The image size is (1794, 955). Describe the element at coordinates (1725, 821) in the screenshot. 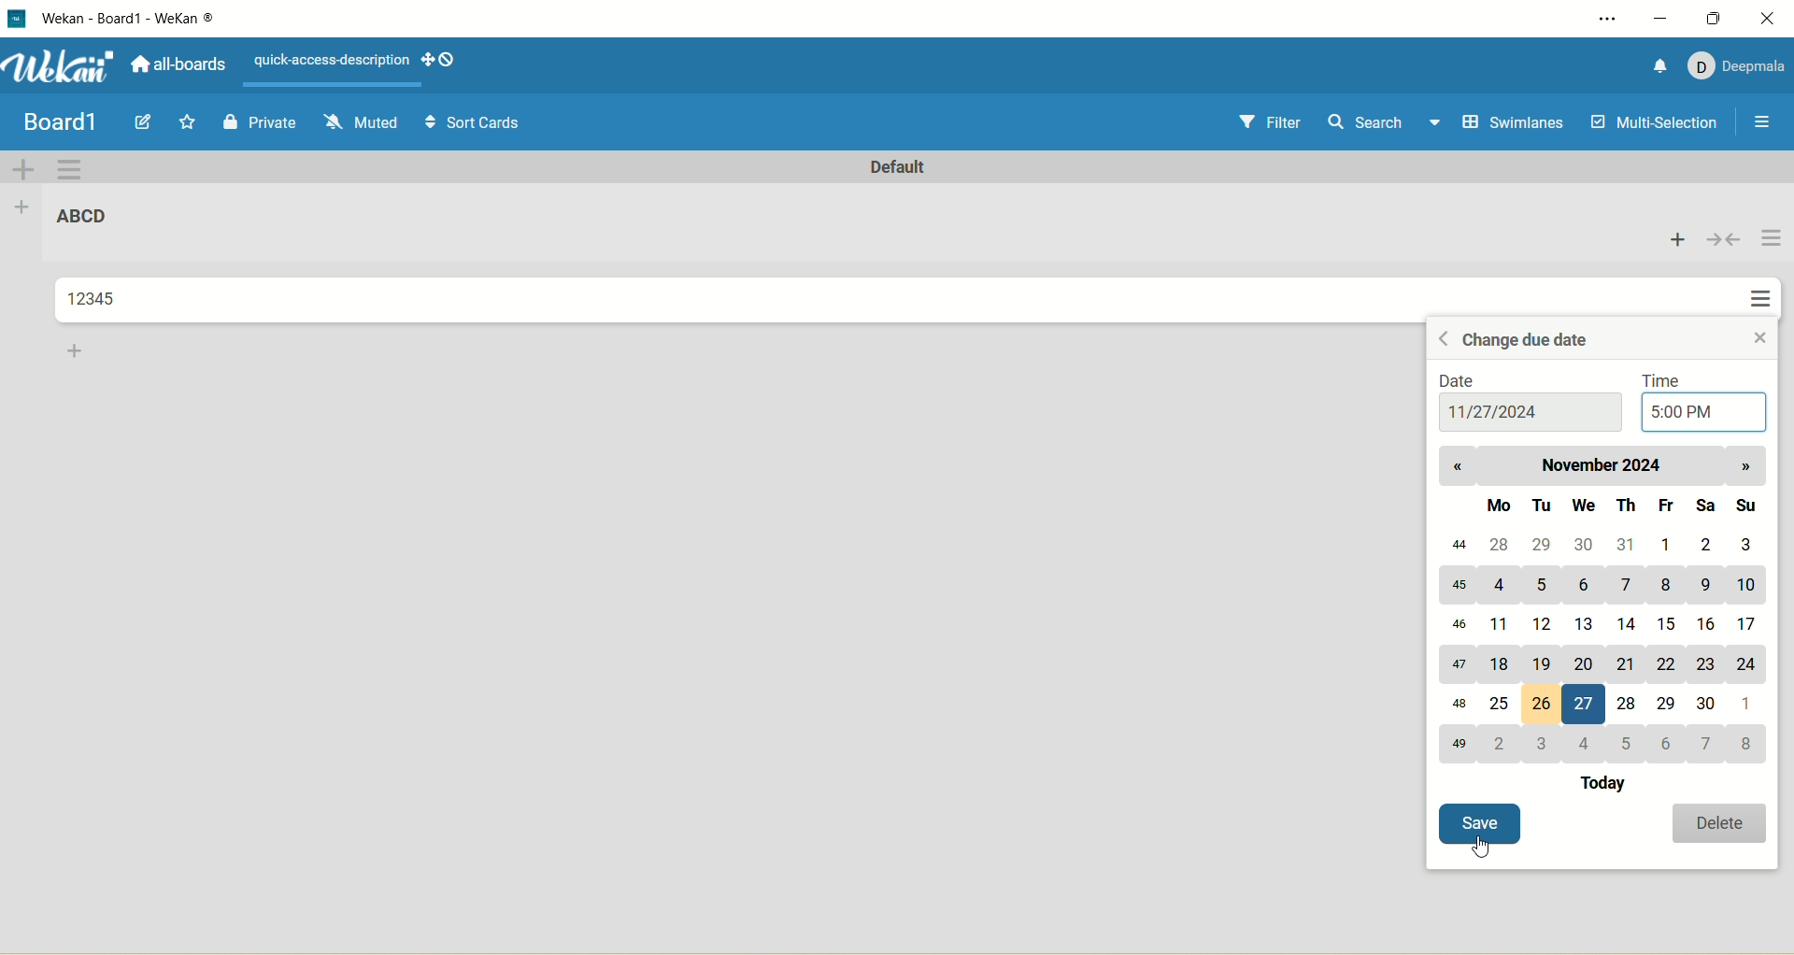

I see `delete` at that location.